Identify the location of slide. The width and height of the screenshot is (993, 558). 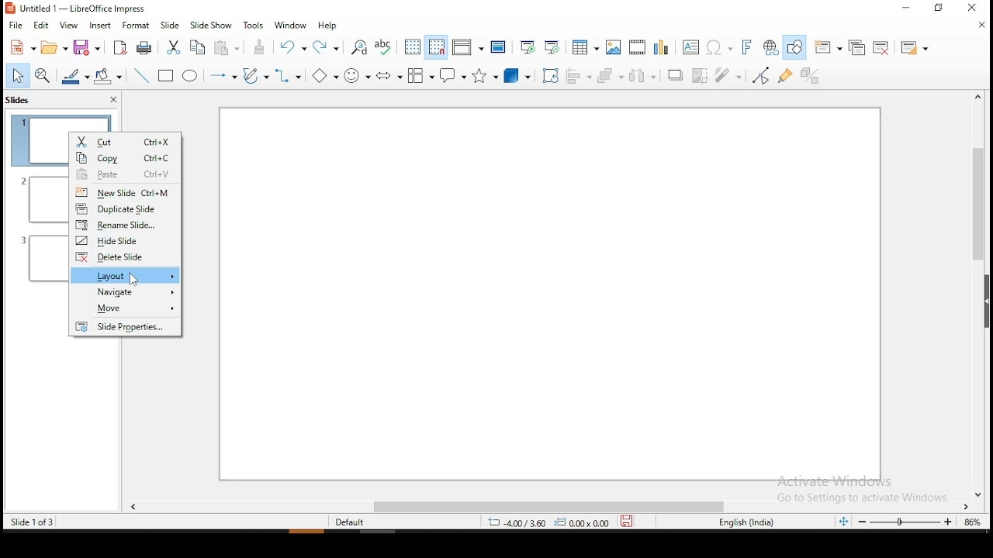
(126, 326).